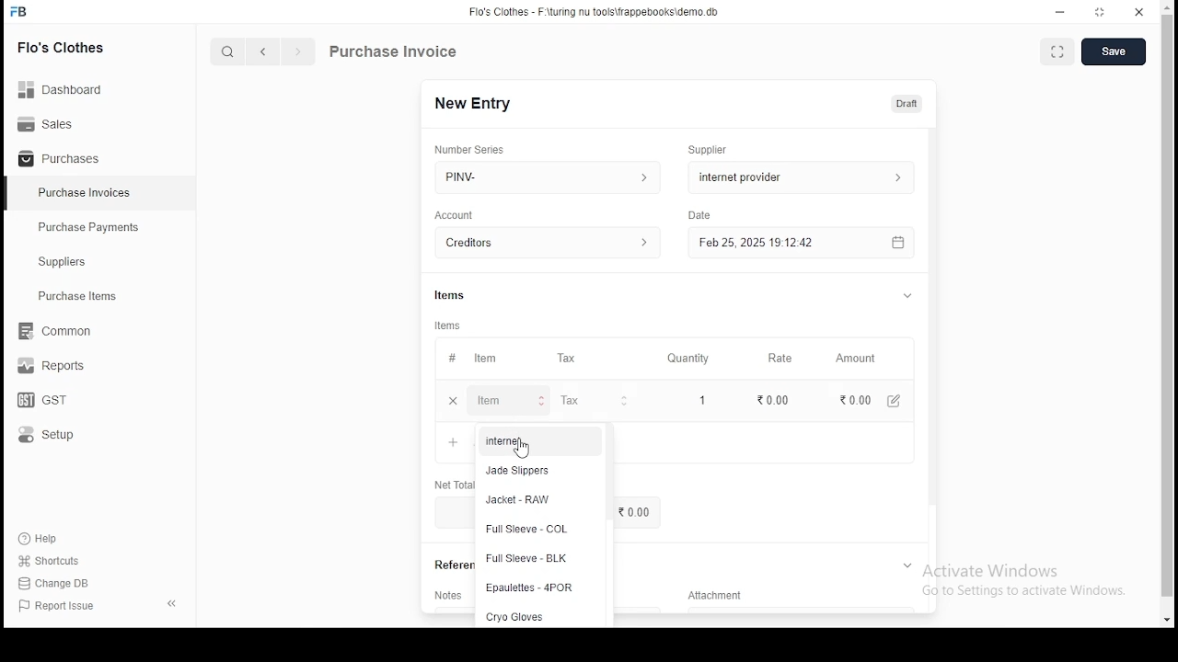  What do you see at coordinates (776, 399) in the screenshot?
I see `0.00` at bounding box center [776, 399].